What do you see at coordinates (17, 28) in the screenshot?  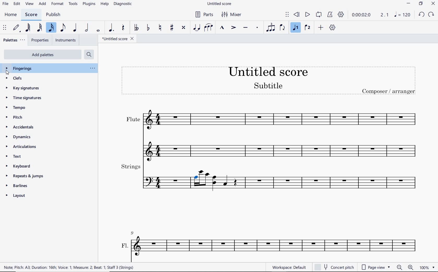 I see `default (step time)` at bounding box center [17, 28].